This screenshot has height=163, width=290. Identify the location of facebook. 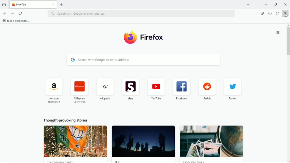
(182, 98).